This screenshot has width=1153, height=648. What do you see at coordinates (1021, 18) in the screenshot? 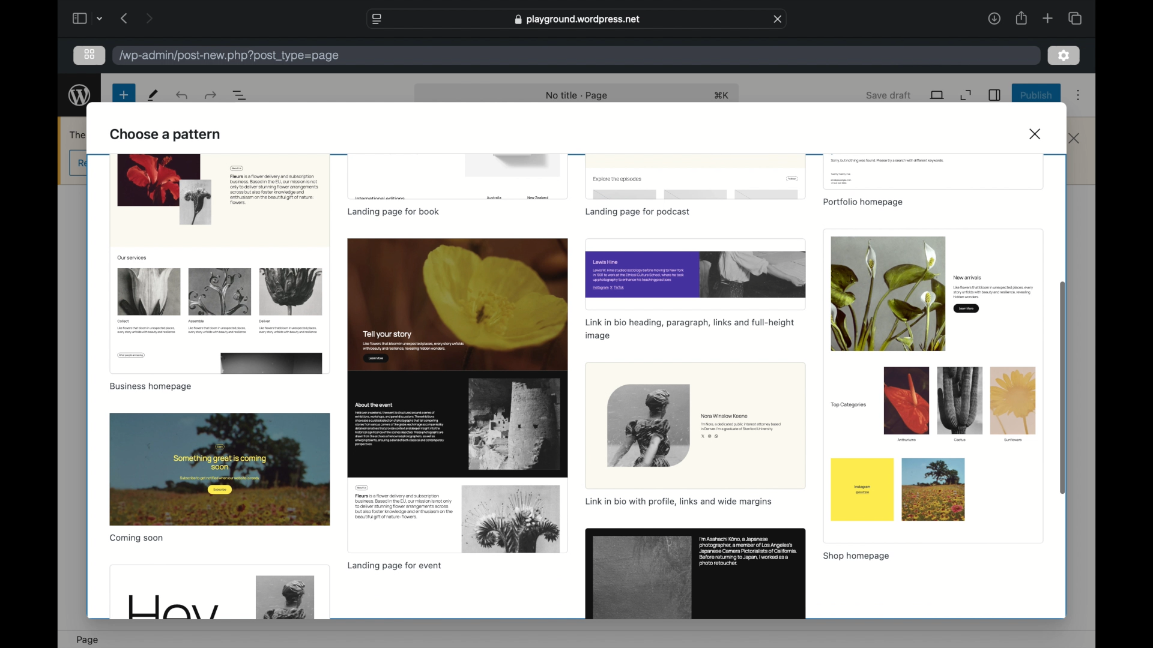
I see `share` at bounding box center [1021, 18].